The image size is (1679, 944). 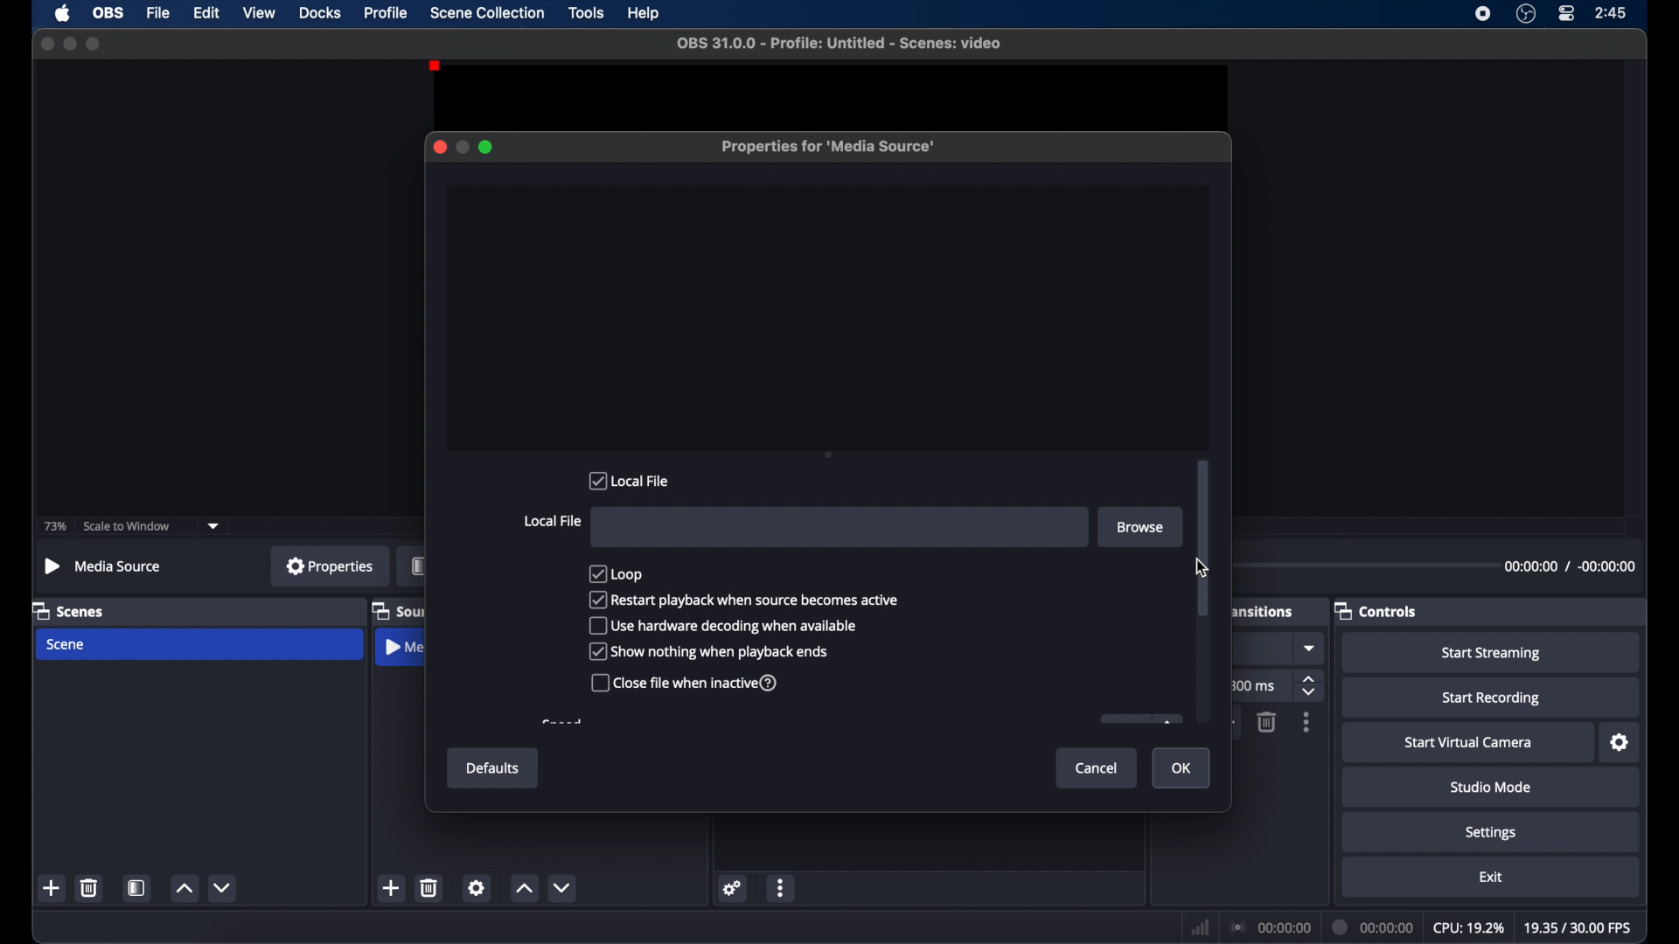 I want to click on ms, so click(x=1258, y=686).